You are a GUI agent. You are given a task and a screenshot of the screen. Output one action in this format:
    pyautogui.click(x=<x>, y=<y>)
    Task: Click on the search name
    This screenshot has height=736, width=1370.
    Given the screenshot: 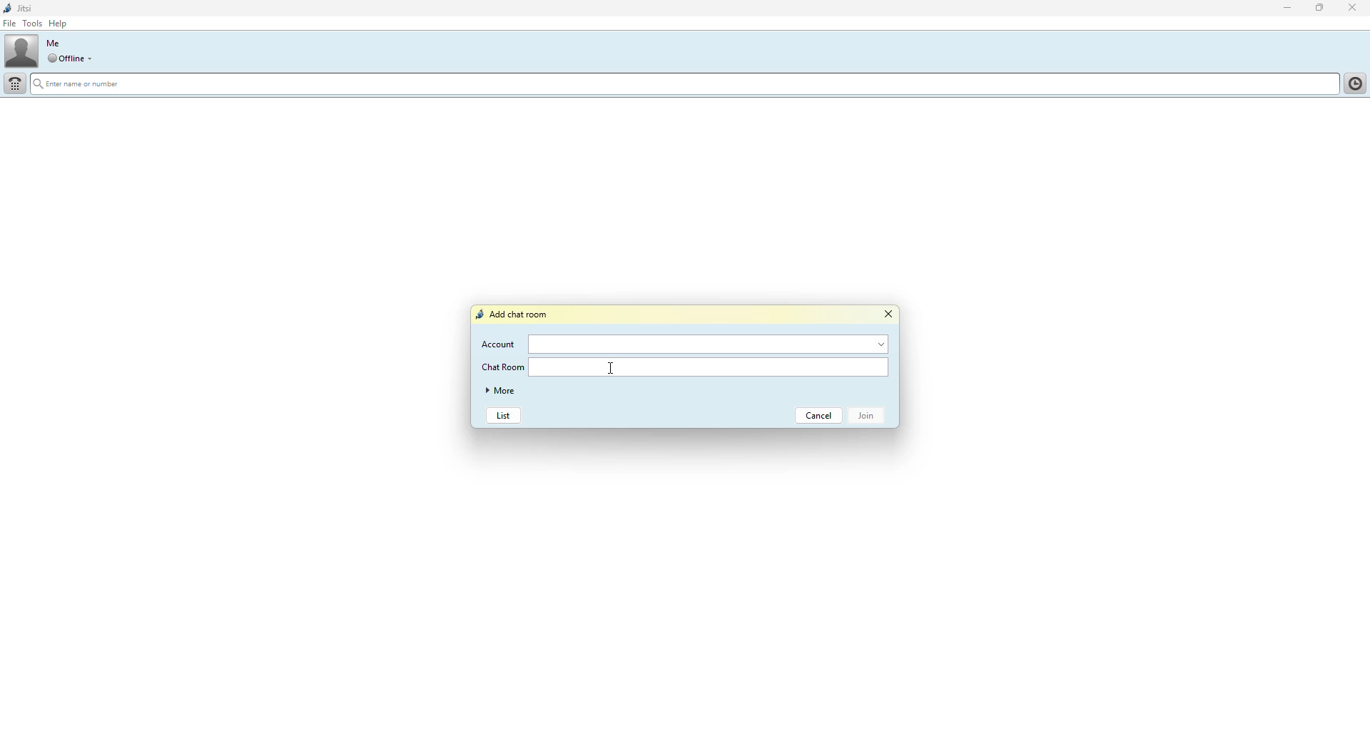 What is the action you would take?
    pyautogui.click(x=682, y=84)
    